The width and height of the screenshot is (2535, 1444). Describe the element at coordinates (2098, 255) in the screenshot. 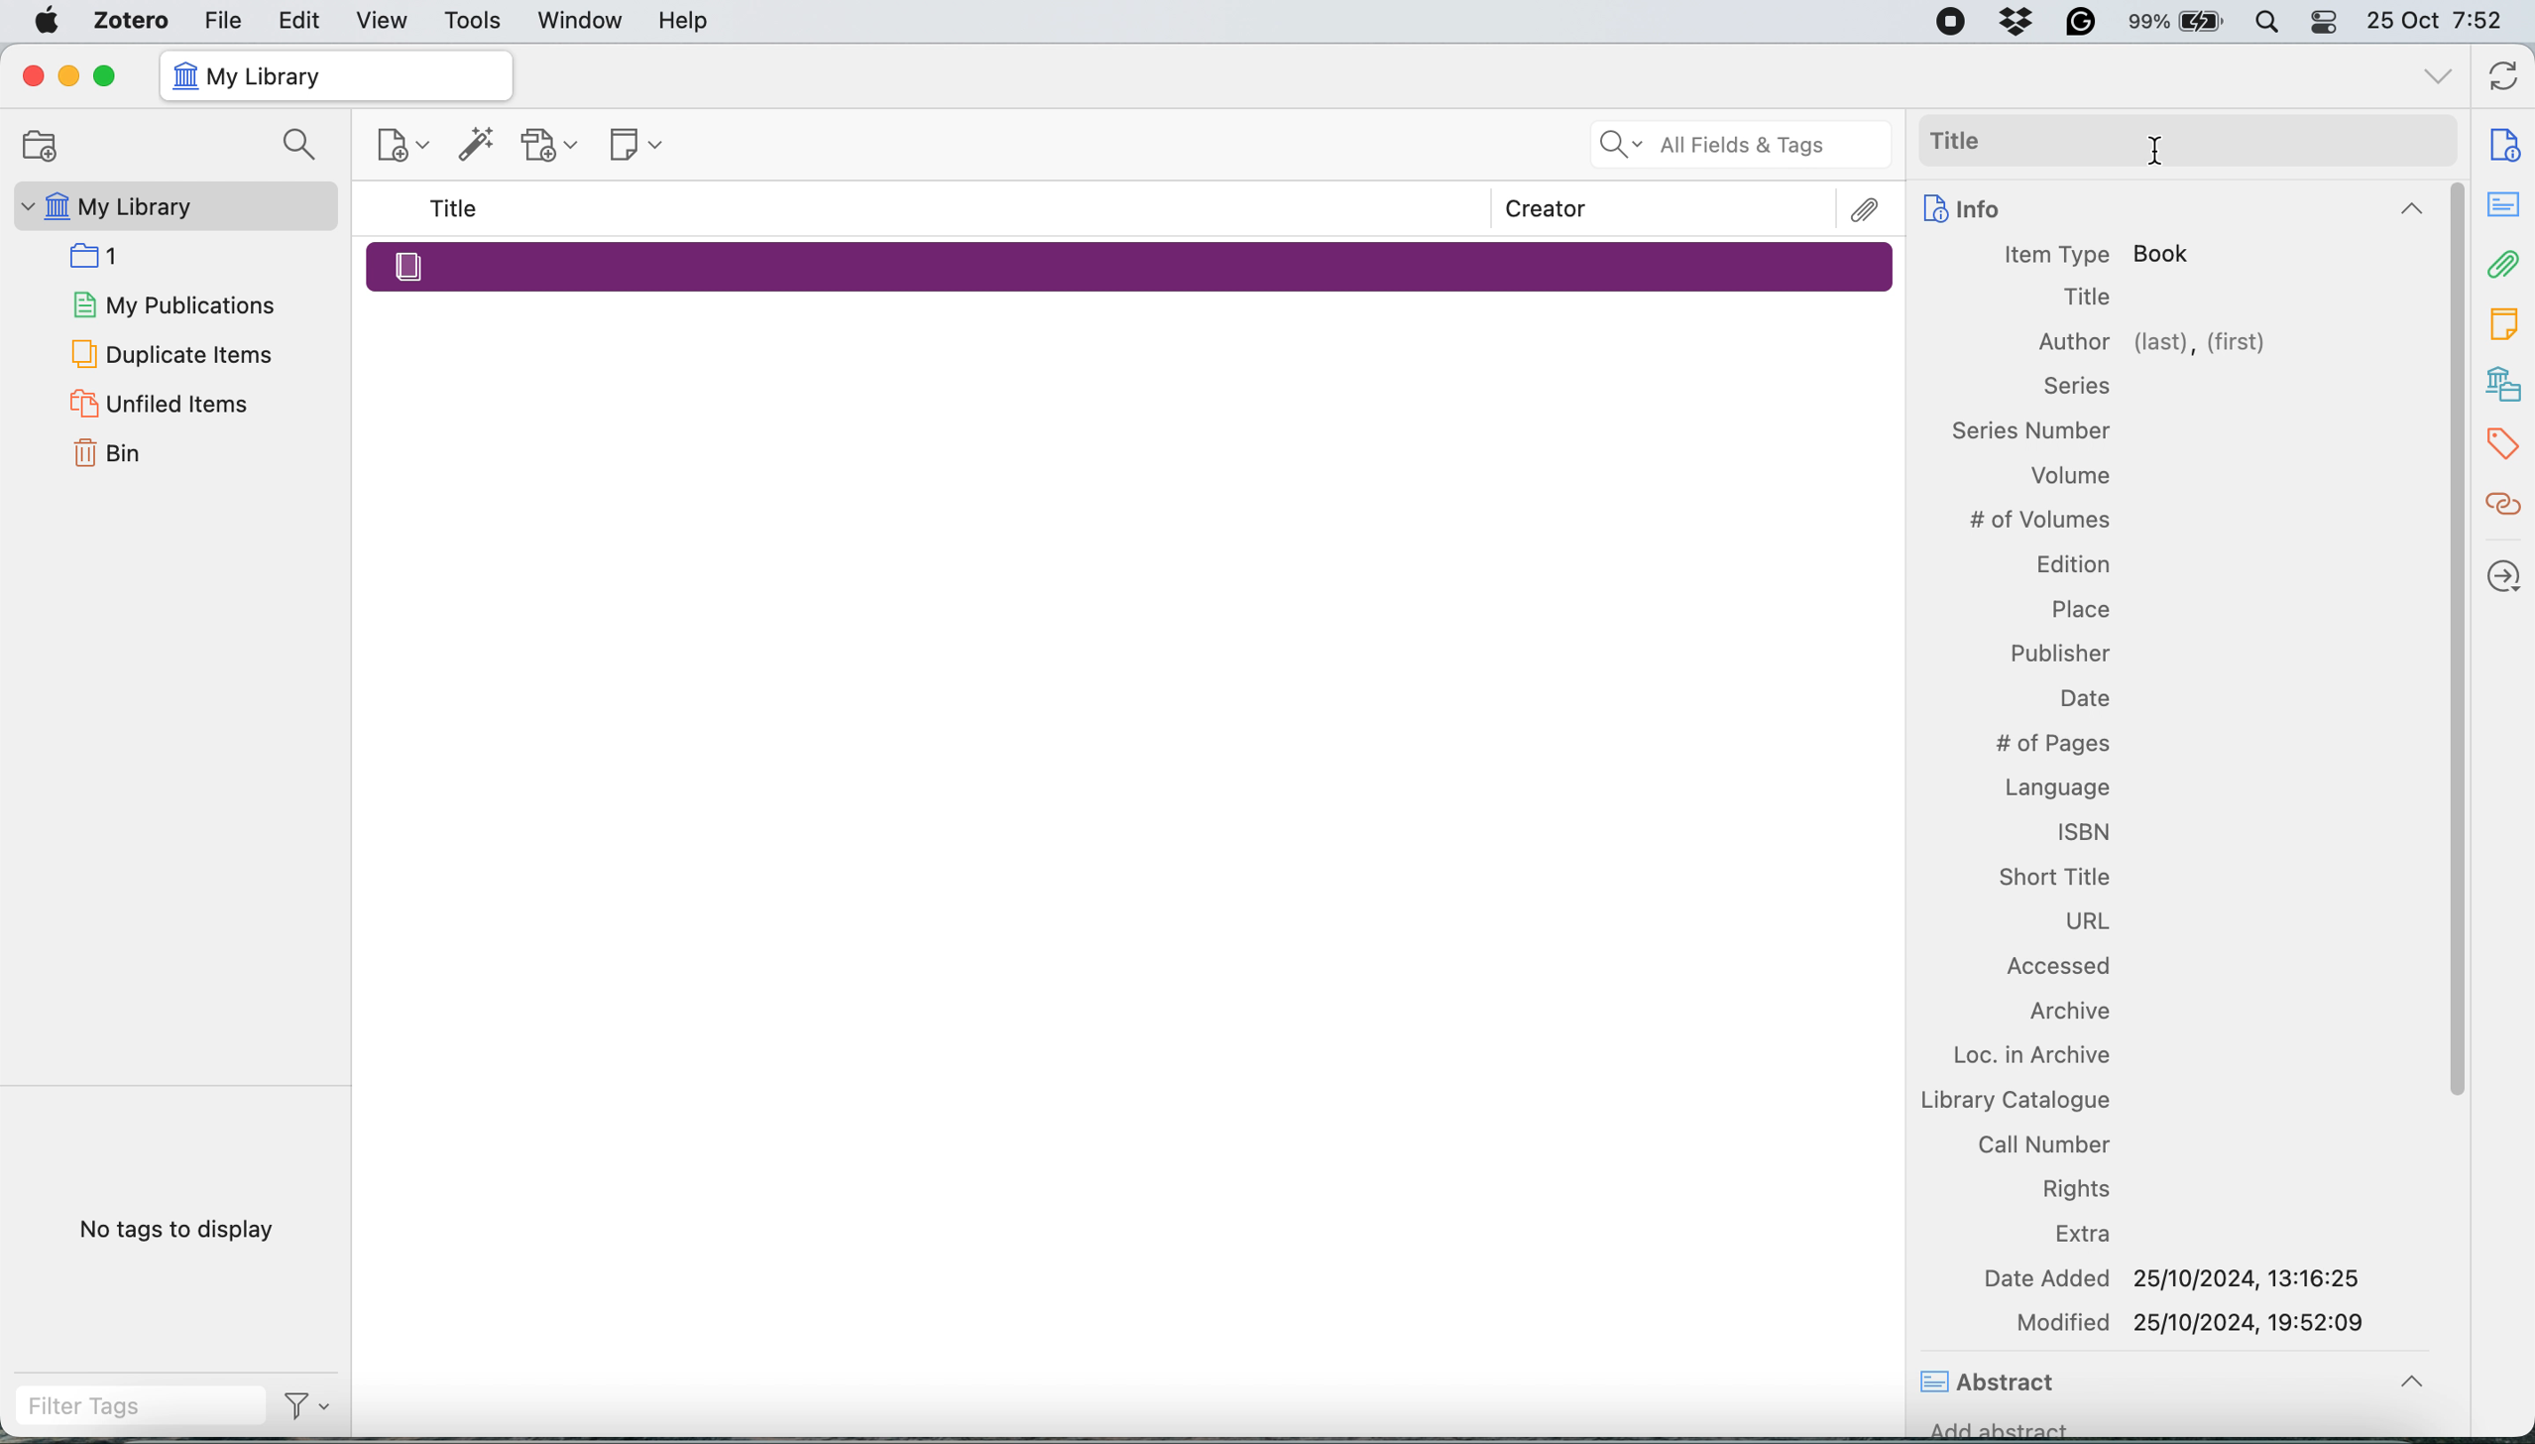

I see `Item Type Book` at that location.